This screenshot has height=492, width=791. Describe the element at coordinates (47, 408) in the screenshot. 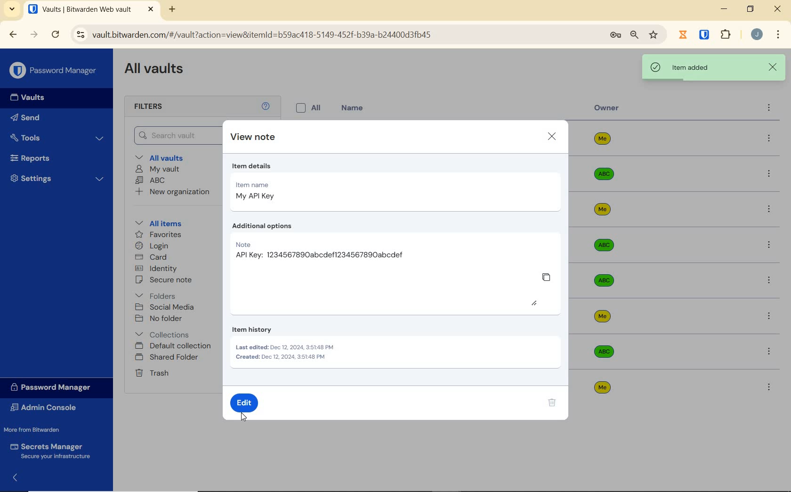

I see `Admin Console` at that location.